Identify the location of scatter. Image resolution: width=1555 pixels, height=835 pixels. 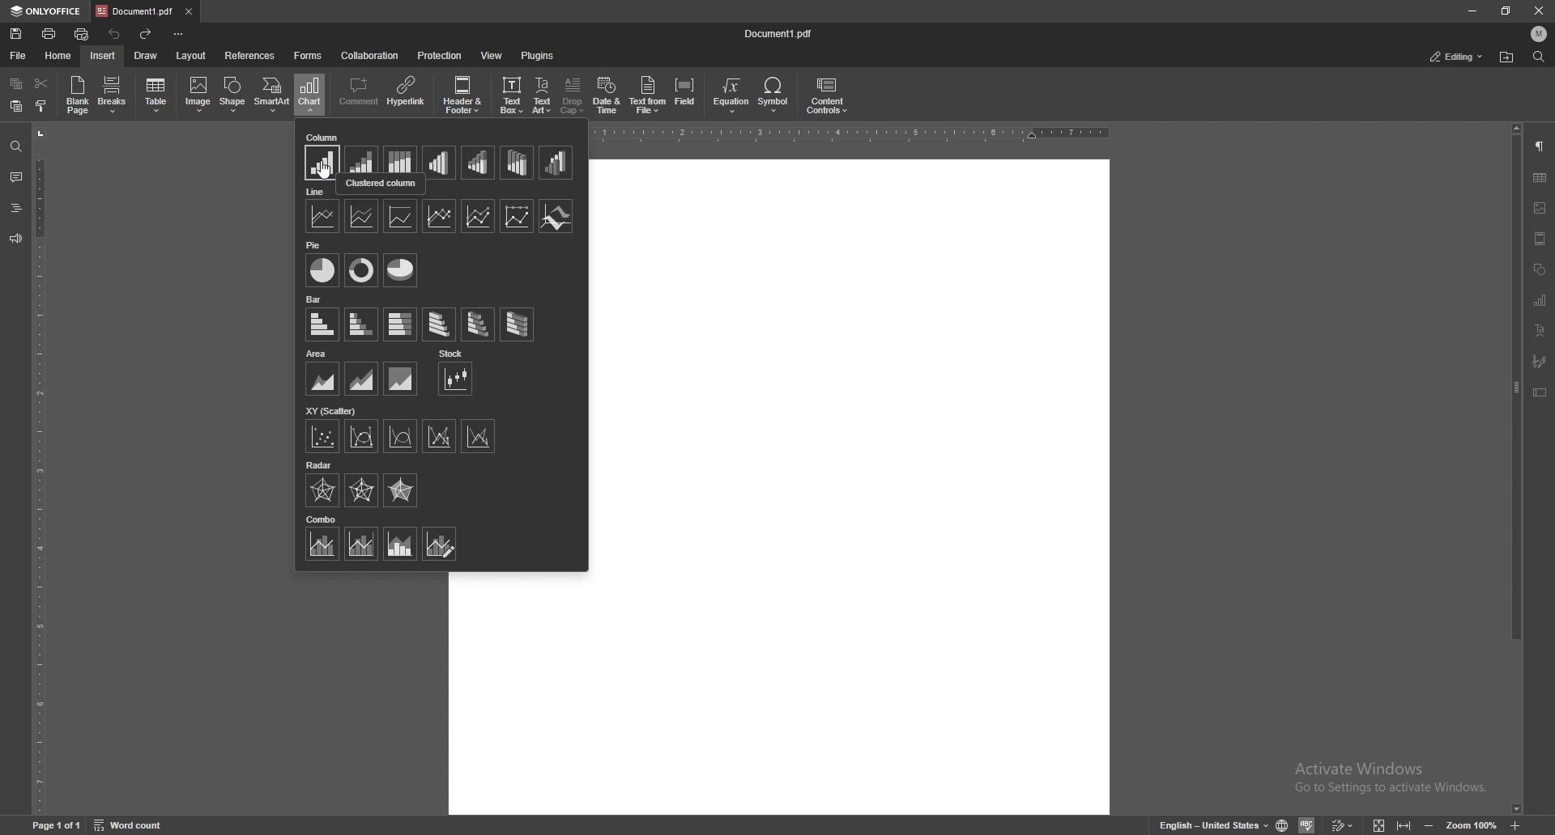
(323, 436).